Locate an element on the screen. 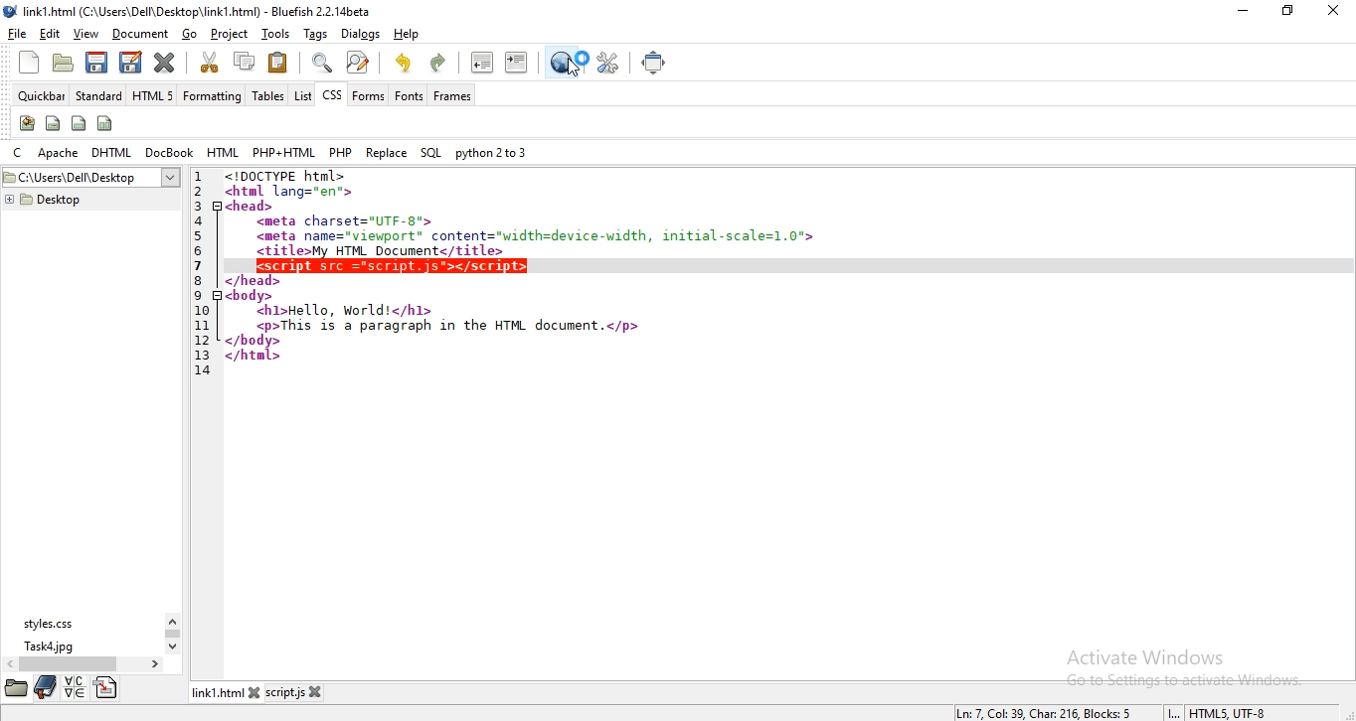 The height and width of the screenshot is (721, 1356). desktop is located at coordinates (92, 178).